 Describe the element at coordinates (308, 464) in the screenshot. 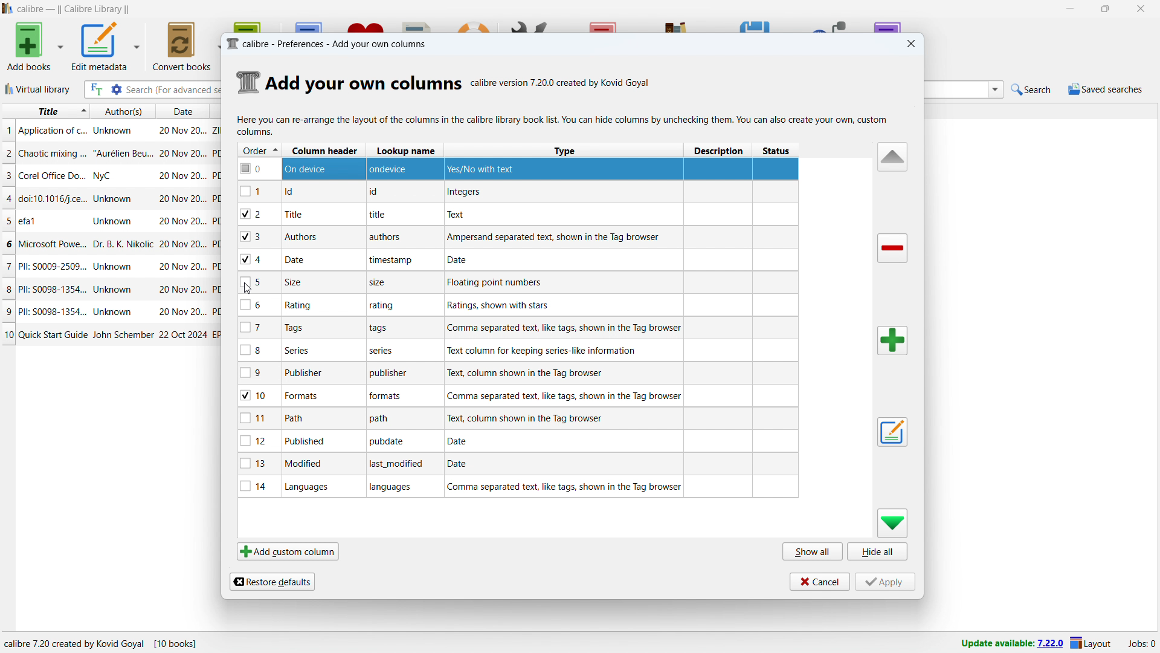

I see `modified` at that location.